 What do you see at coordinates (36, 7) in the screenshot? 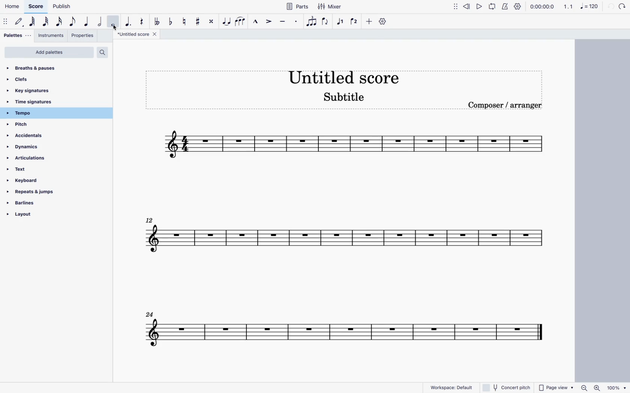
I see `score` at bounding box center [36, 7].